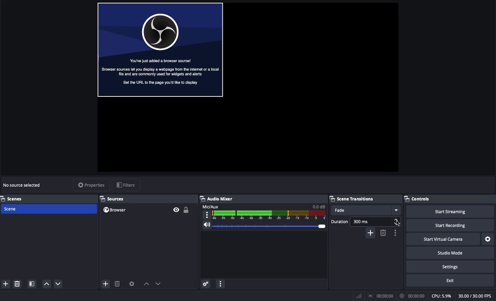  What do you see at coordinates (22, 185) in the screenshot?
I see `No source selected` at bounding box center [22, 185].